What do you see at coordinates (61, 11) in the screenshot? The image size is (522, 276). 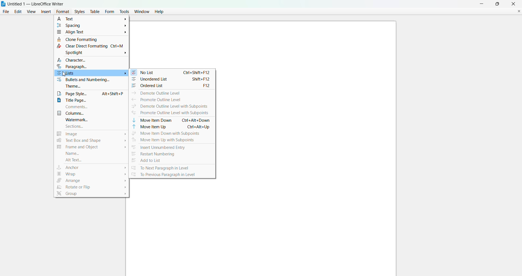 I see `format` at bounding box center [61, 11].